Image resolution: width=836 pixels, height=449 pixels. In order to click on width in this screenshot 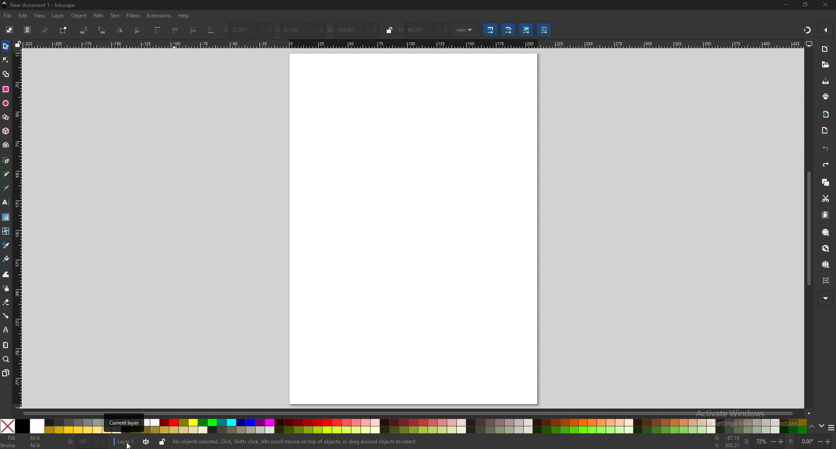, I will do `click(343, 30)`.